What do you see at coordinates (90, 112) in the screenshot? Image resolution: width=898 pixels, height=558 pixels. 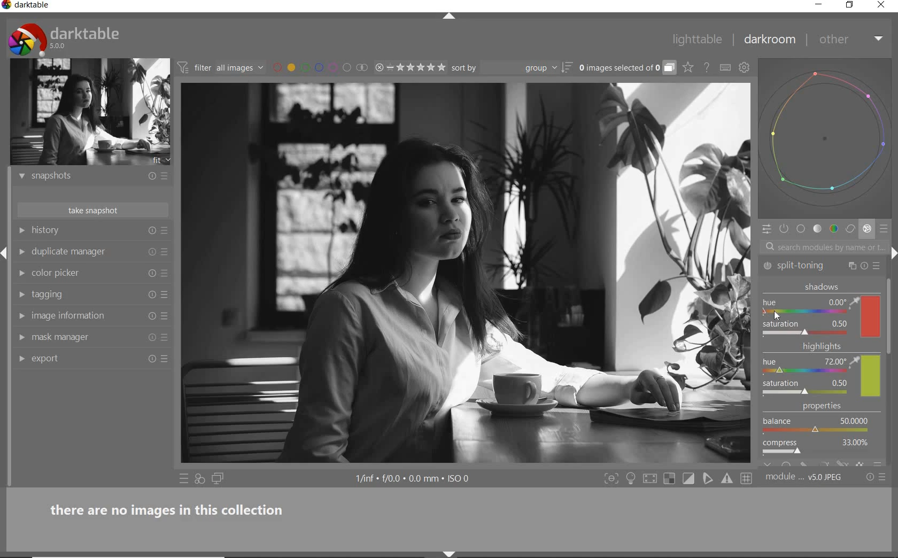 I see `image preview` at bounding box center [90, 112].